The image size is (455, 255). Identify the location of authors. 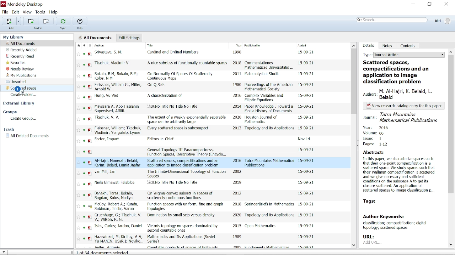
(403, 94).